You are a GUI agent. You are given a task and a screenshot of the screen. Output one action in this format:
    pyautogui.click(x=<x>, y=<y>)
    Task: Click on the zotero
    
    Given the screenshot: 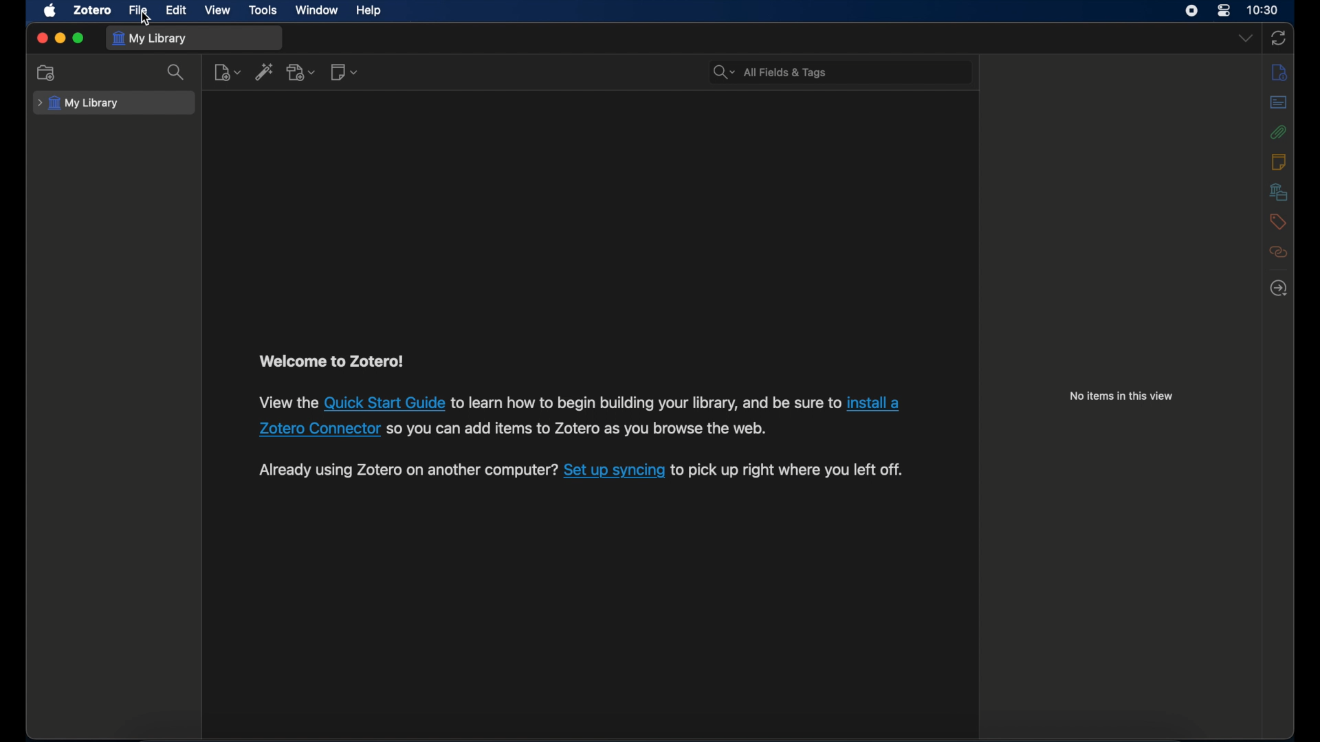 What is the action you would take?
    pyautogui.click(x=92, y=10)
    